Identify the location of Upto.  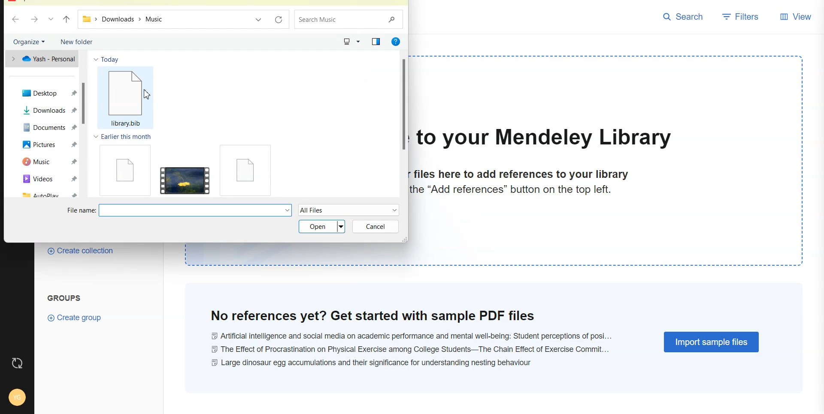
(67, 19).